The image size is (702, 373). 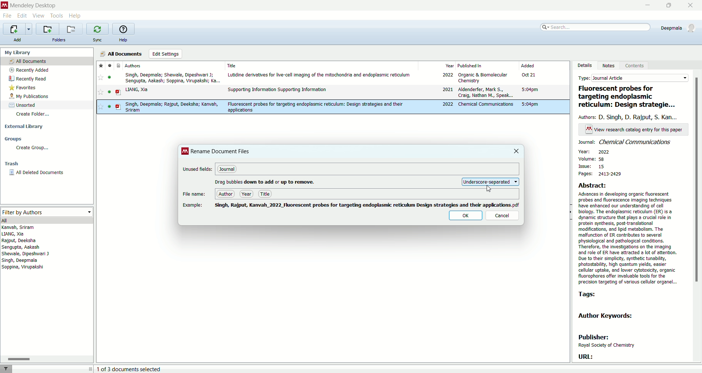 What do you see at coordinates (33, 5) in the screenshot?
I see `mendeley desktop` at bounding box center [33, 5].